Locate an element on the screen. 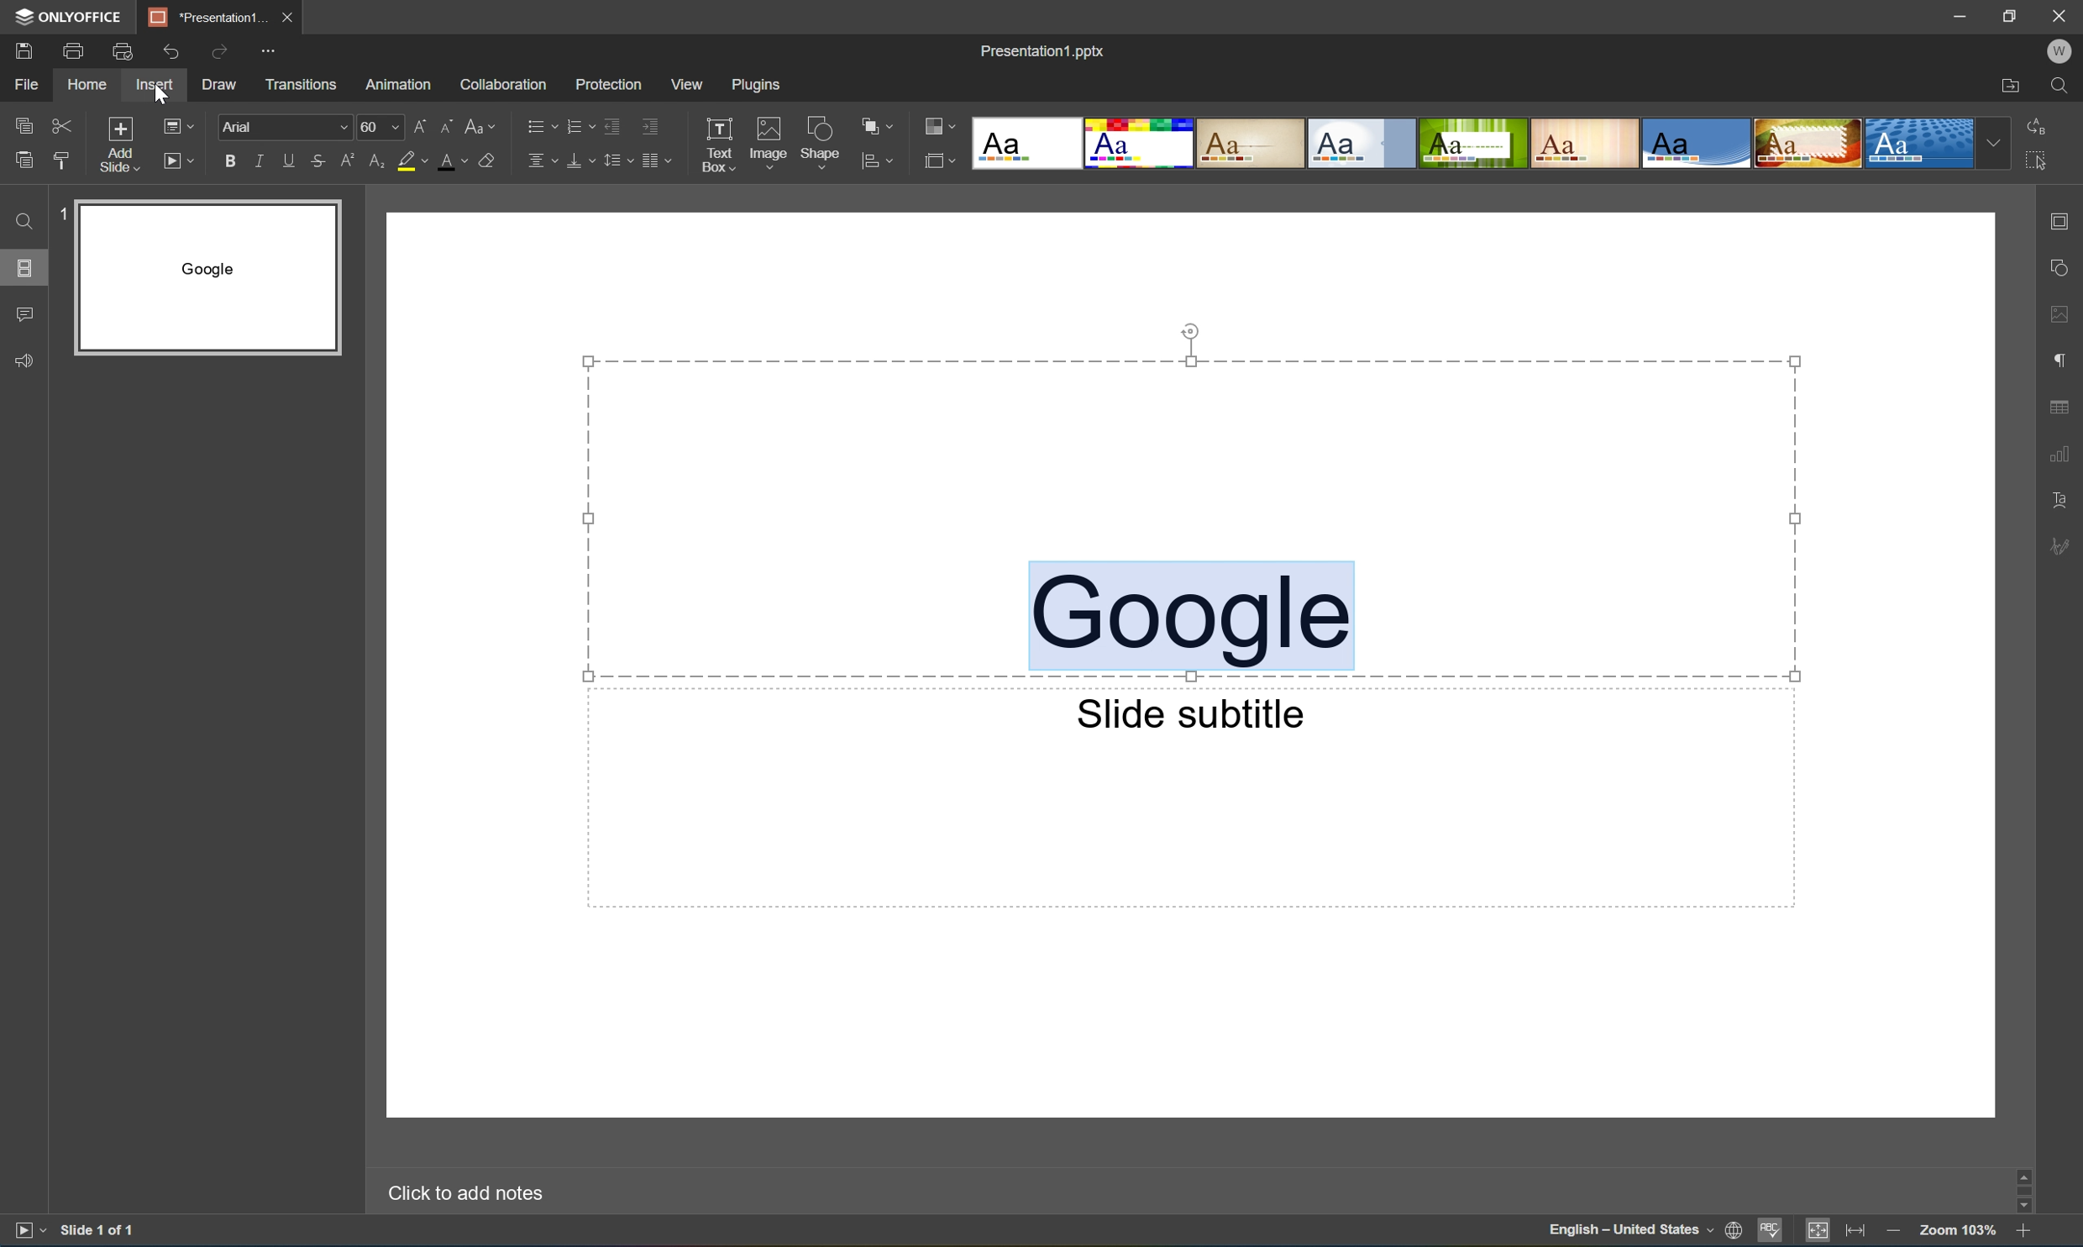  Blank is located at coordinates (1025, 143).